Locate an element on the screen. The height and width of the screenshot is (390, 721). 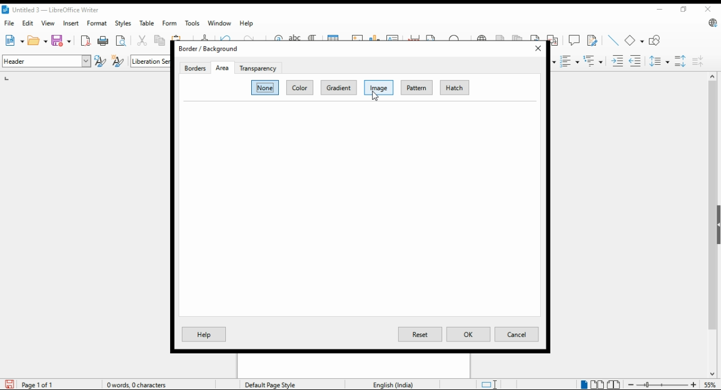
none is located at coordinates (266, 87).